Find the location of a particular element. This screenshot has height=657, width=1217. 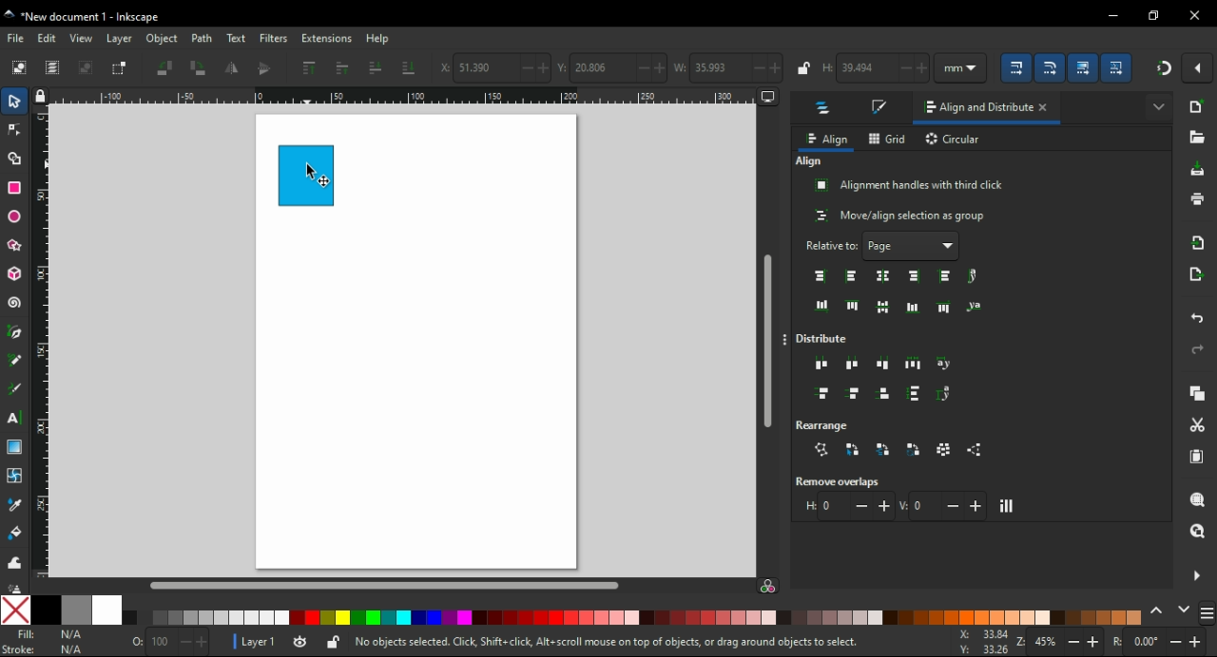

move patterns along with the object is located at coordinates (1118, 66).